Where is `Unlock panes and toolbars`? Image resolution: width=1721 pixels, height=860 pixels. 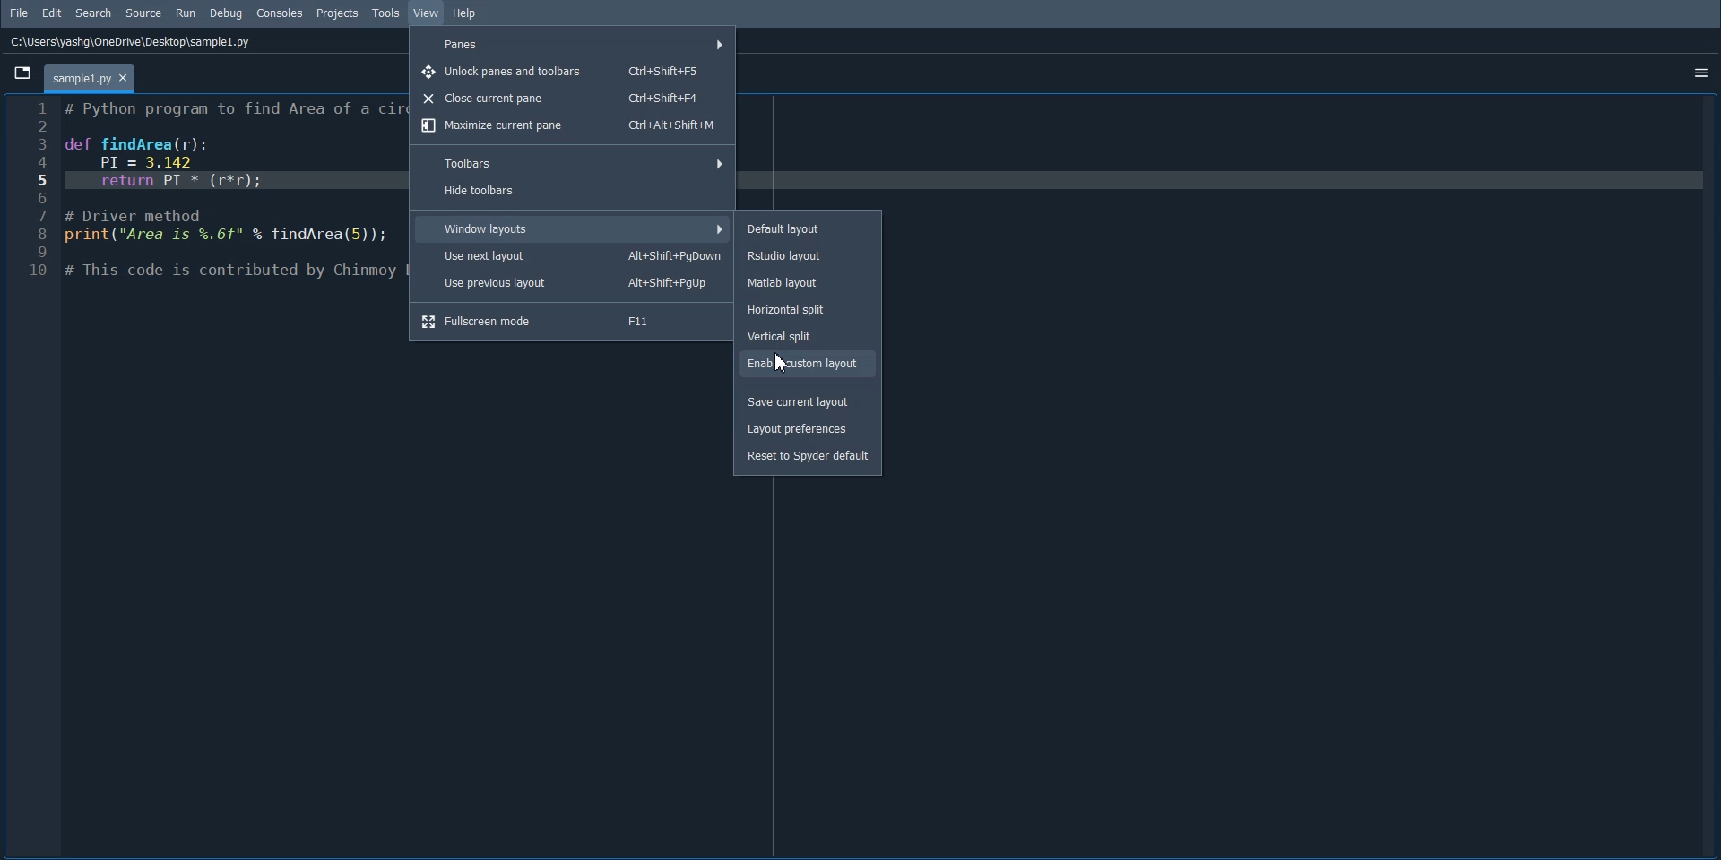 Unlock panes and toolbars is located at coordinates (569, 73).